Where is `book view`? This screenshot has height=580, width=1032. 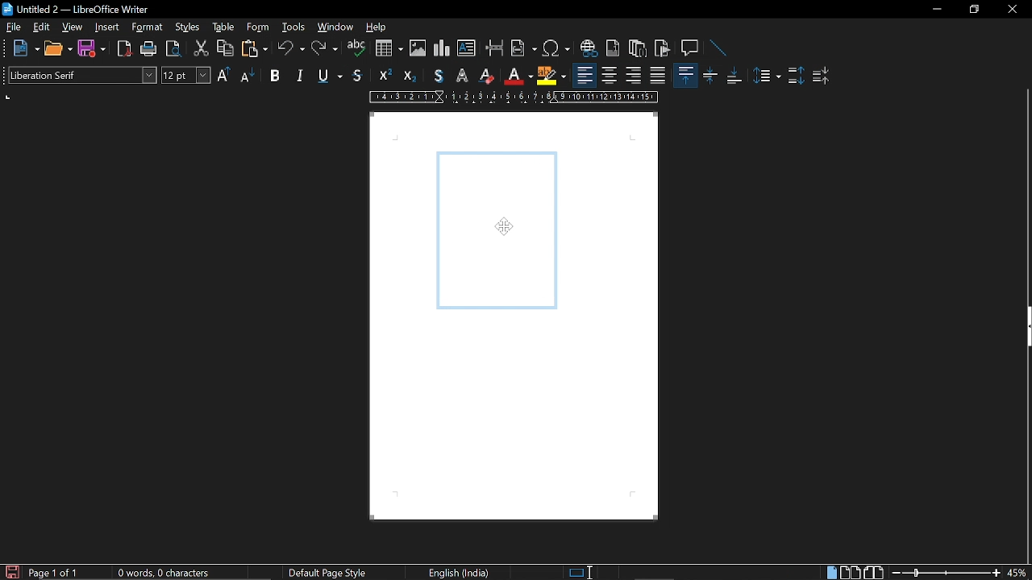
book view is located at coordinates (874, 572).